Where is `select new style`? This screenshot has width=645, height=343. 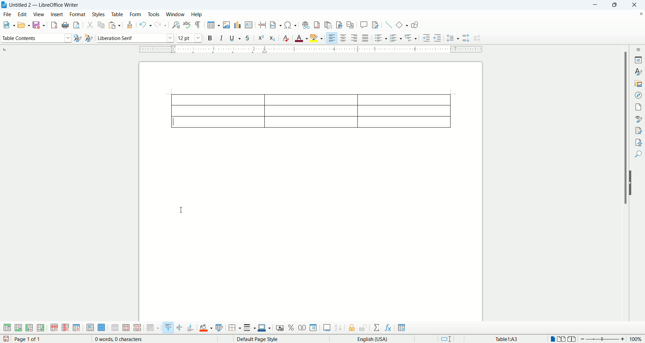 select new style is located at coordinates (88, 38).